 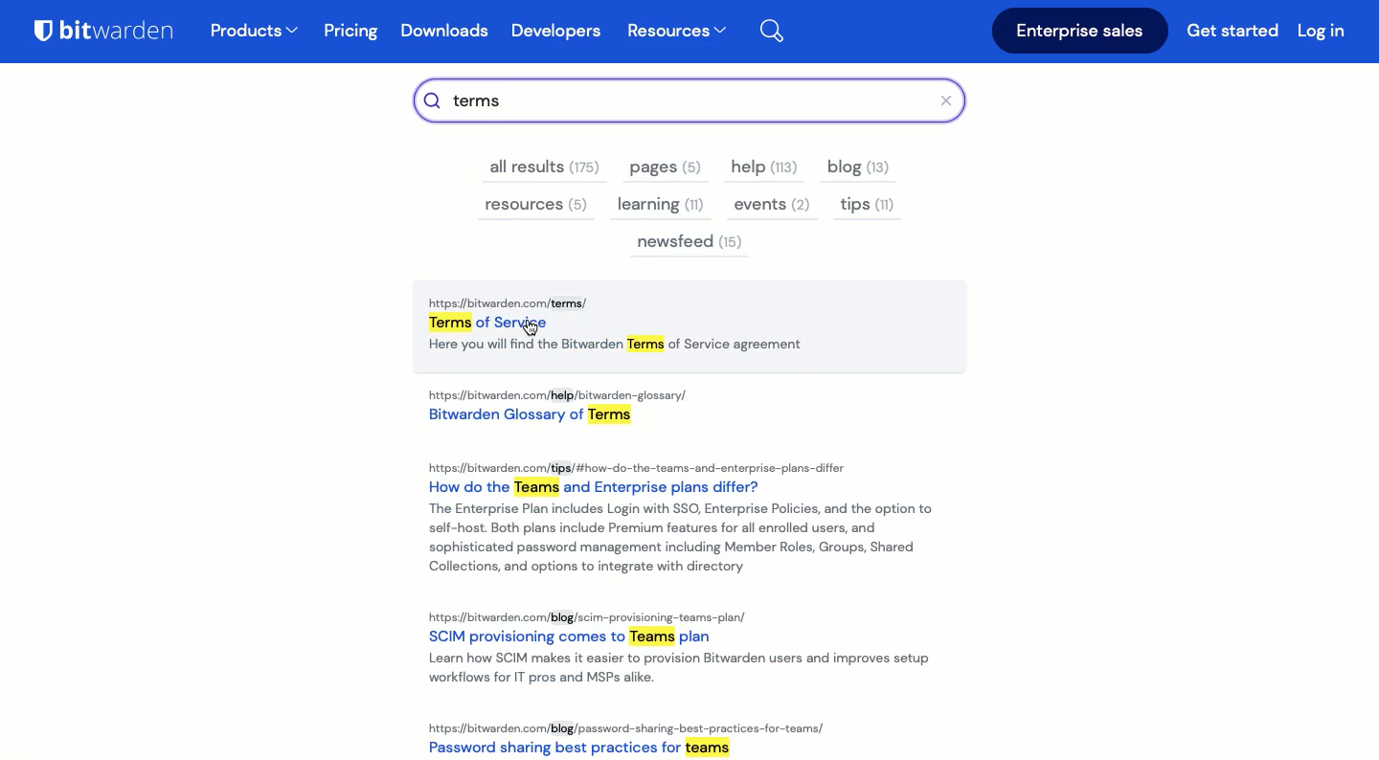 What do you see at coordinates (782, 28) in the screenshot?
I see `Search` at bounding box center [782, 28].